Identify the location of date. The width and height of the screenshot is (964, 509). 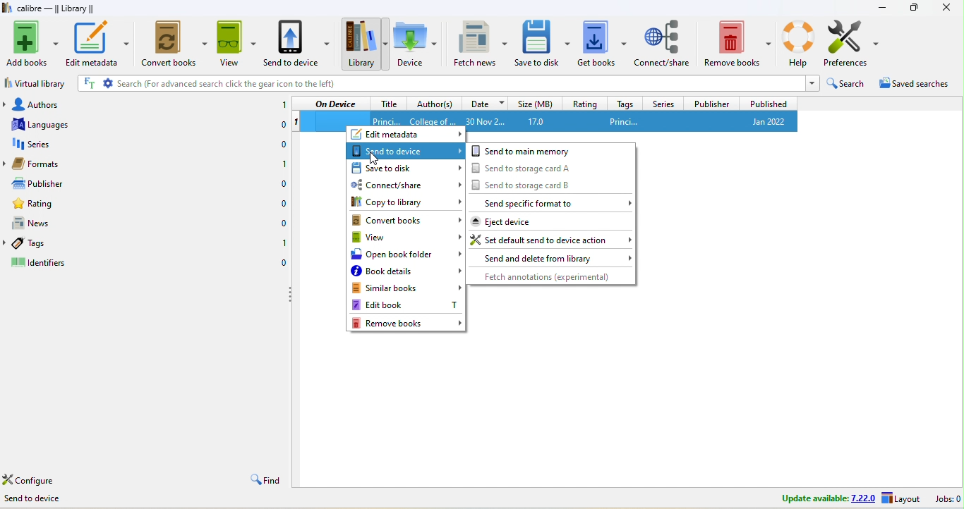
(484, 102).